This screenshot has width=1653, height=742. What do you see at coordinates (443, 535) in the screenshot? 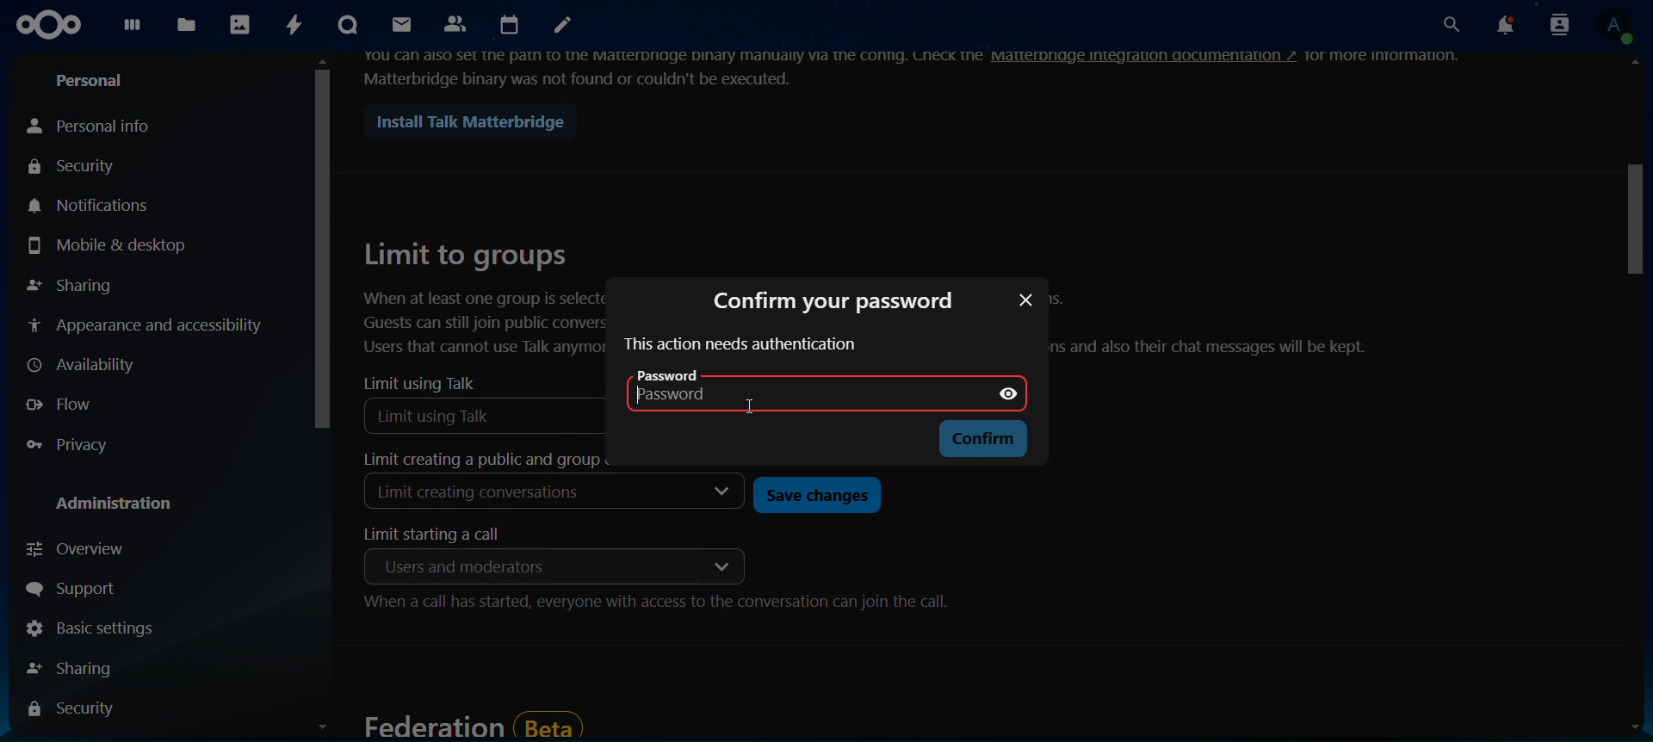
I see `limit starting a call` at bounding box center [443, 535].